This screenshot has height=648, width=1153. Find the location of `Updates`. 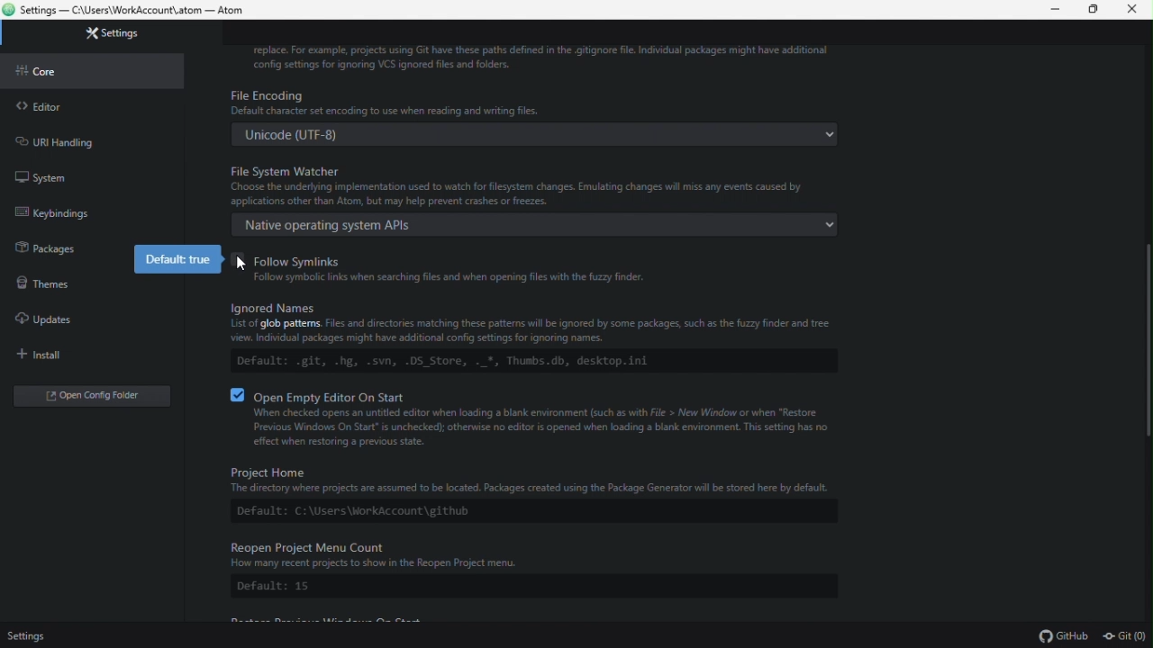

Updates is located at coordinates (85, 319).